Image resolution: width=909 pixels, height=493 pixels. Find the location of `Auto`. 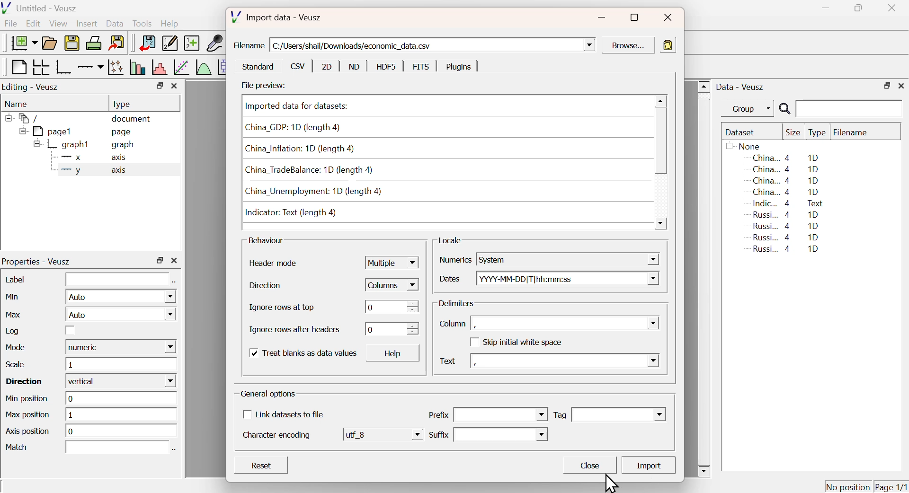

Auto is located at coordinates (121, 297).